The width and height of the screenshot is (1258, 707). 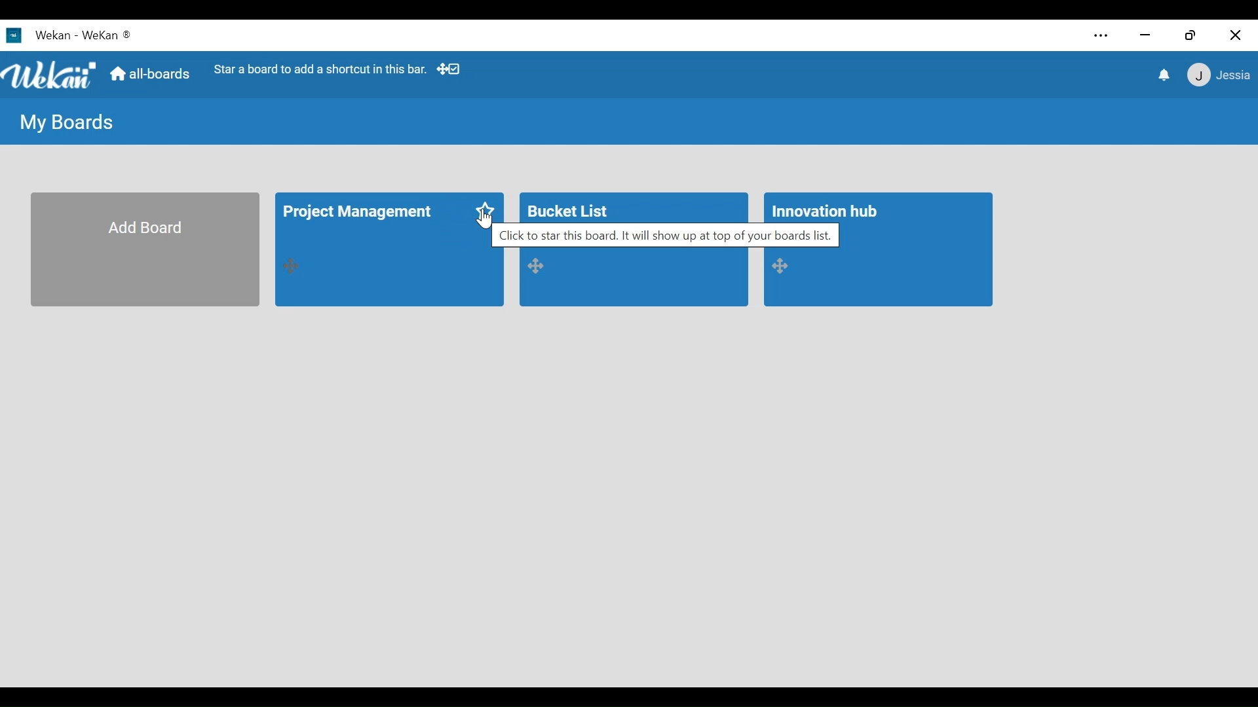 What do you see at coordinates (145, 250) in the screenshot?
I see `Add Board` at bounding box center [145, 250].